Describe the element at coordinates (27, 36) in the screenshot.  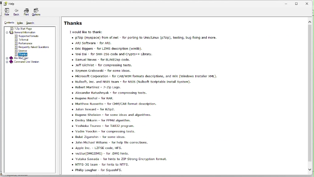
I see `supported formats` at that location.